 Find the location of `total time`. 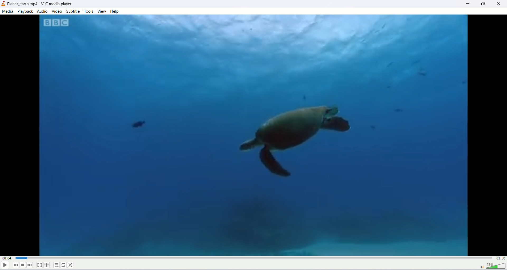

total time is located at coordinates (501, 258).